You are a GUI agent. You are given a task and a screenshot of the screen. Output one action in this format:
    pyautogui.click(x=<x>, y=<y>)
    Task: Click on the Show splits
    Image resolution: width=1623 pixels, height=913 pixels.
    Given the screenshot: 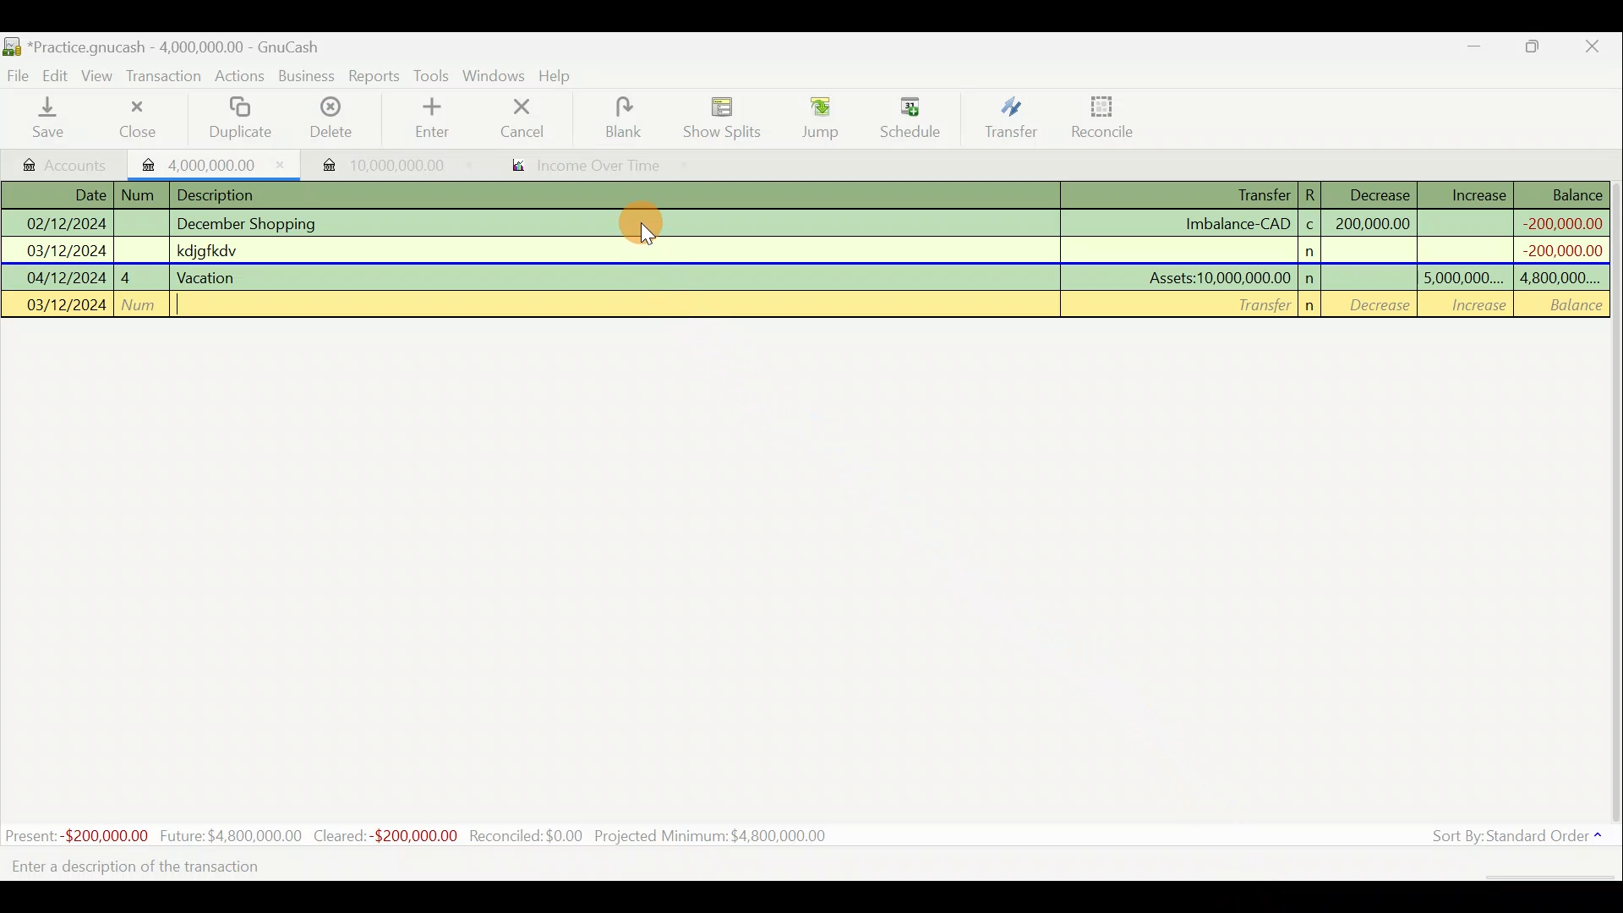 What is the action you would take?
    pyautogui.click(x=727, y=117)
    